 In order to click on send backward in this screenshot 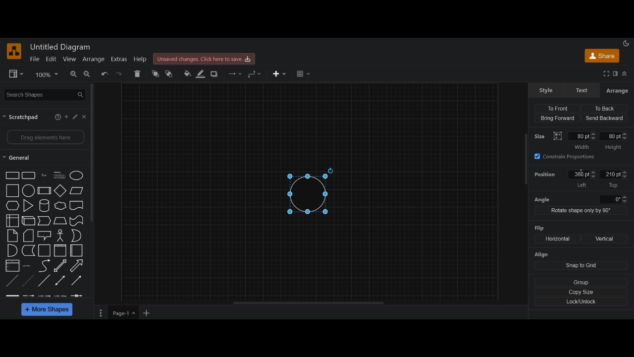, I will do `click(605, 118)`.